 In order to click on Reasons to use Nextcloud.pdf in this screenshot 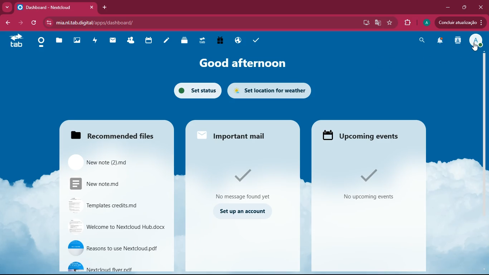, I will do `click(113, 249)`.